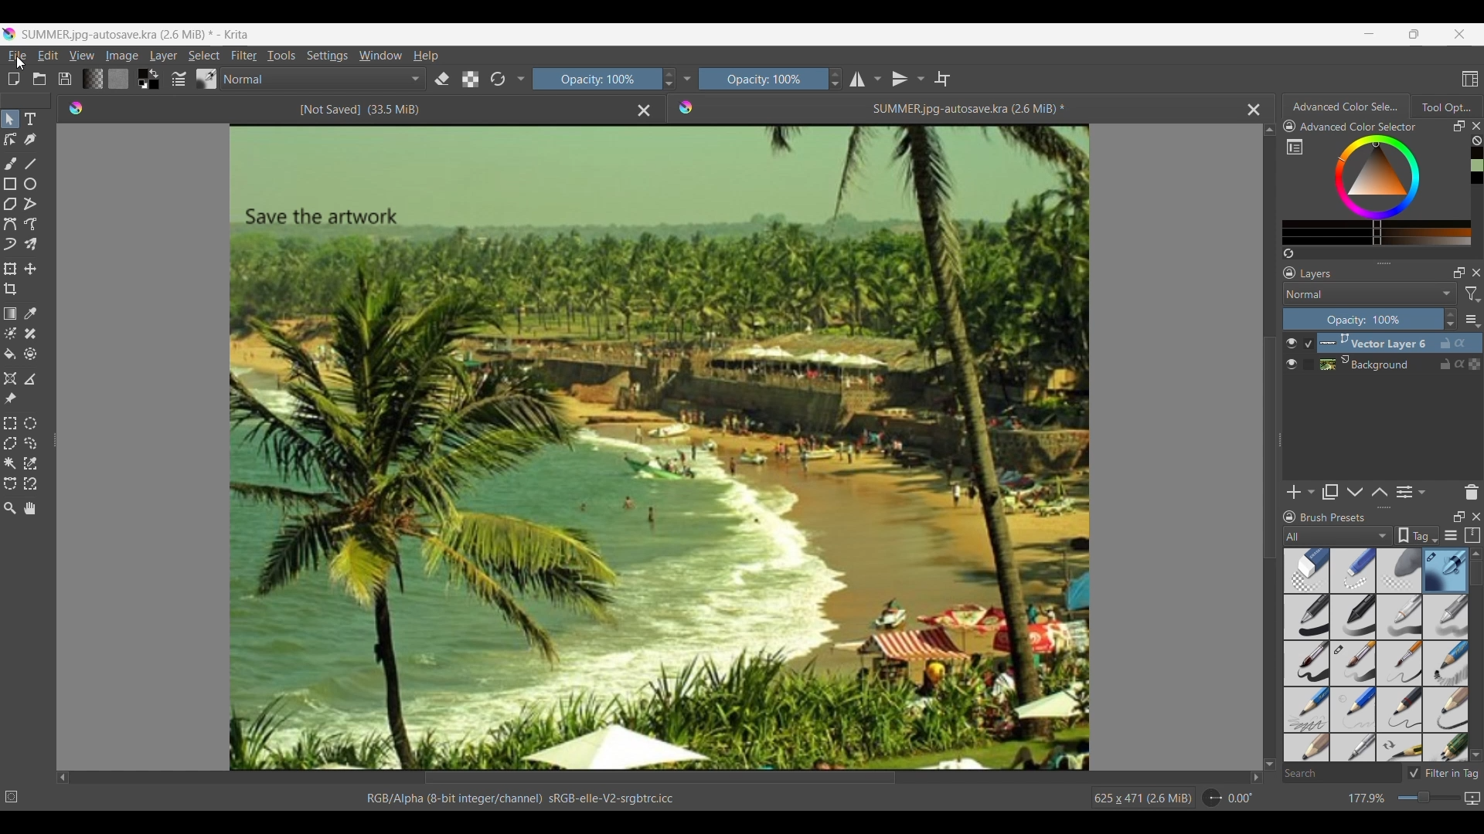 Image resolution: width=1484 pixels, height=834 pixels. Describe the element at coordinates (1316, 273) in the screenshot. I see `Title of current layer` at that location.